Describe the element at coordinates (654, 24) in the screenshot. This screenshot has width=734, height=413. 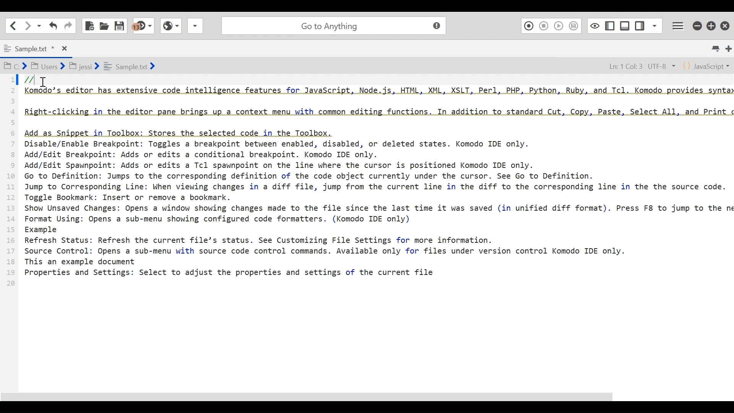
I see `Show specific sidebar` at that location.